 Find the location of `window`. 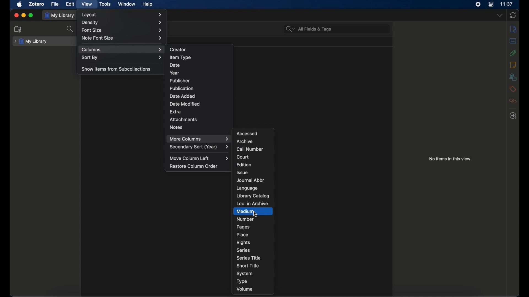

window is located at coordinates (127, 4).